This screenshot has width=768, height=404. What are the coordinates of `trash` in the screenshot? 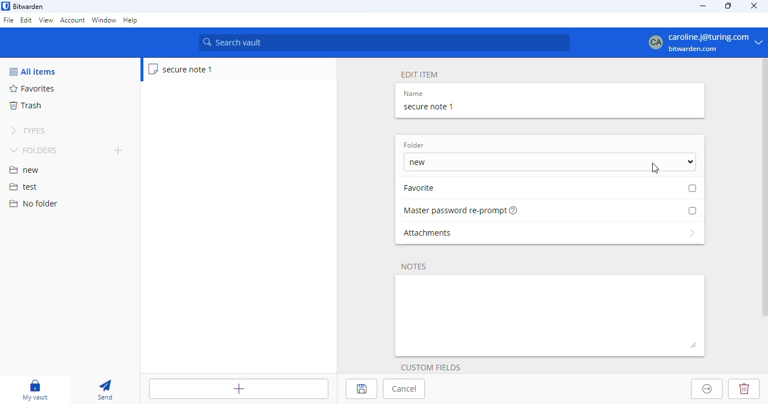 It's located at (25, 105).